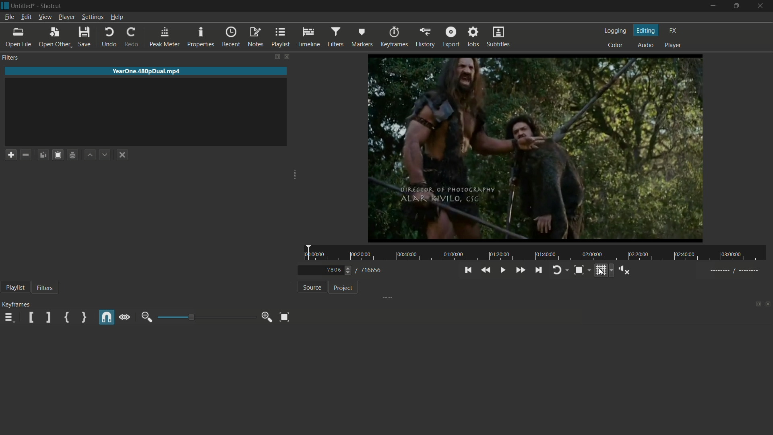 The height and width of the screenshot is (435, 773). I want to click on filters, so click(10, 58).